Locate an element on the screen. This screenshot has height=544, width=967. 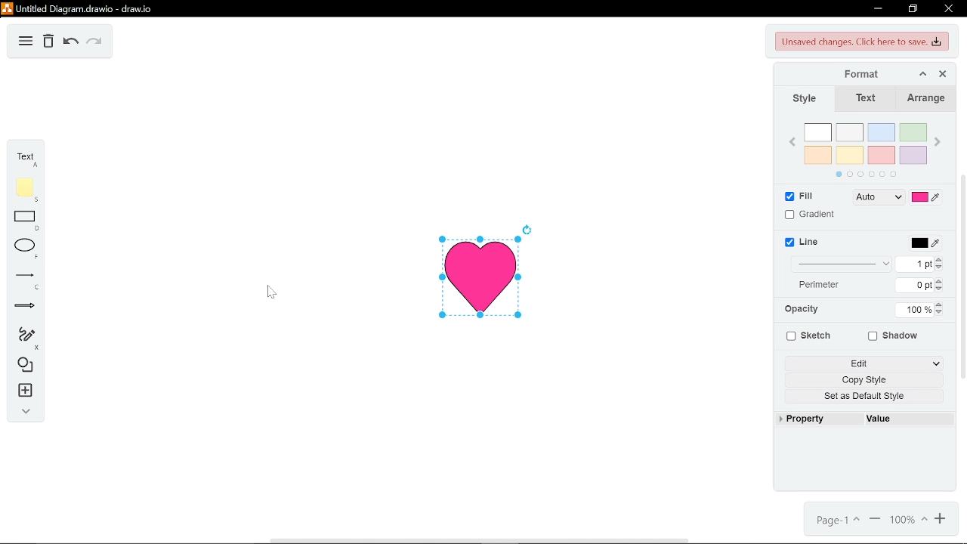
close is located at coordinates (943, 74).